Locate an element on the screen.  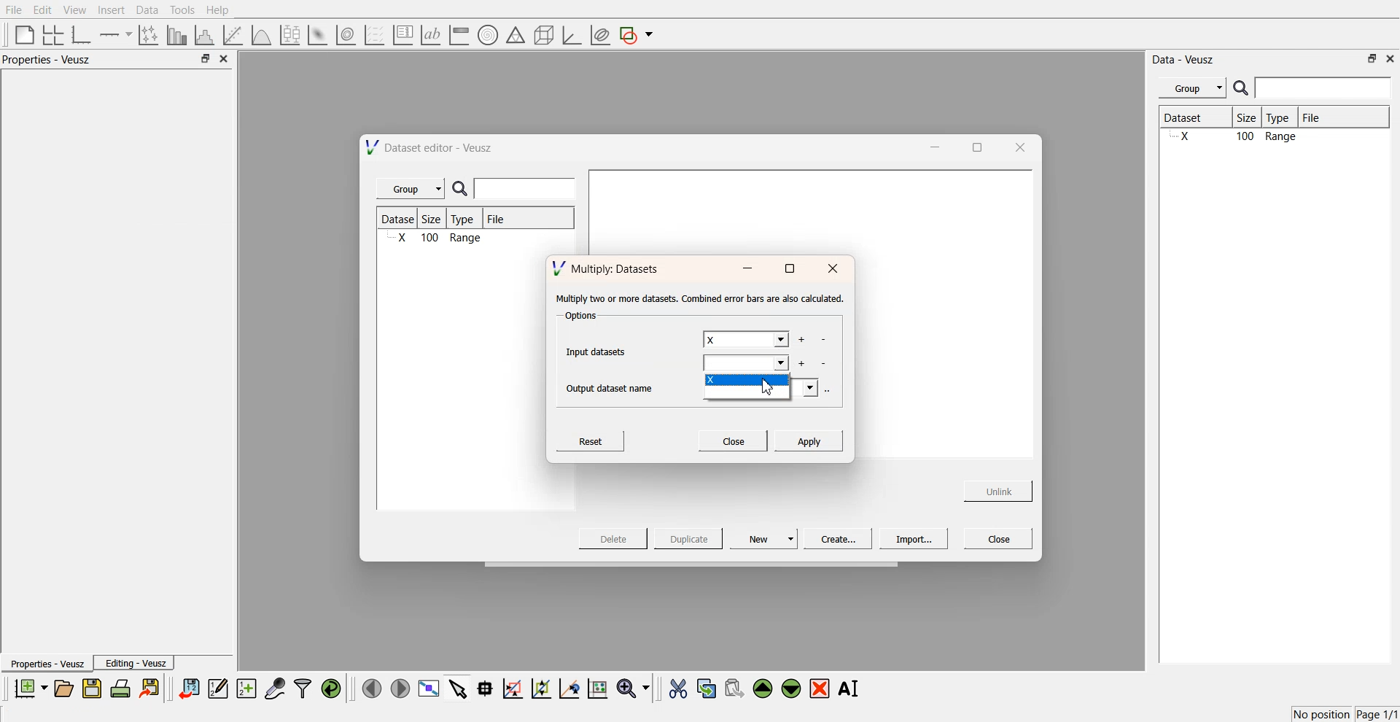
image color bar is located at coordinates (459, 36).